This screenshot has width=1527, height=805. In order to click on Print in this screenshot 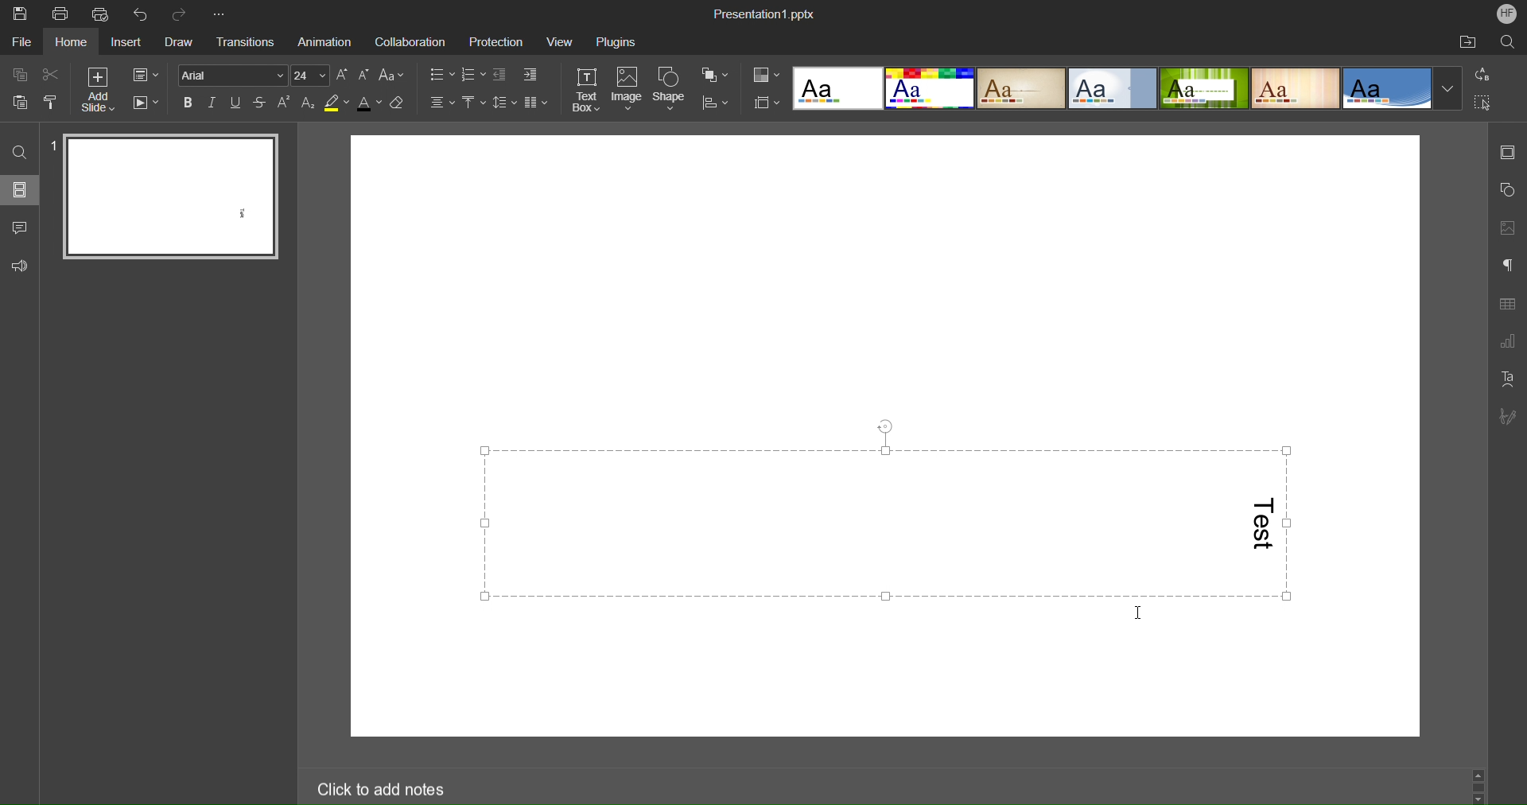, I will do `click(61, 14)`.